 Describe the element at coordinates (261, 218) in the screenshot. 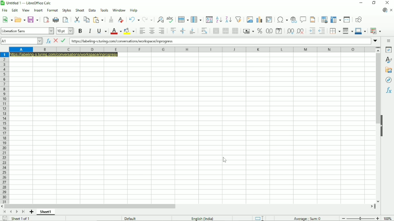

I see `Standard selection` at that location.